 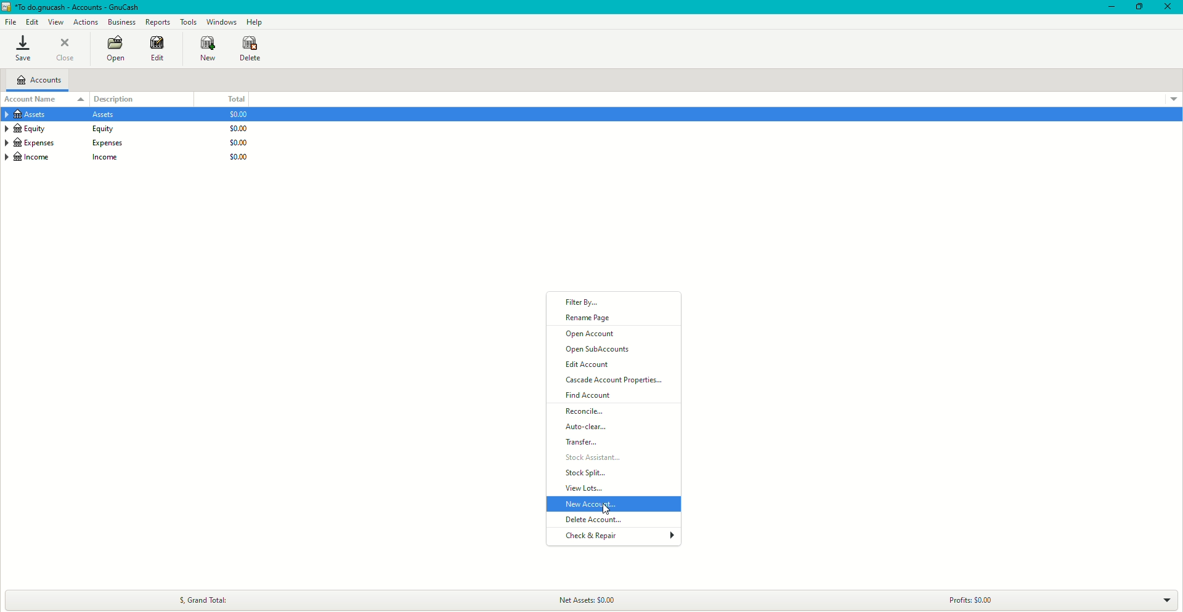 What do you see at coordinates (591, 396) in the screenshot?
I see `Find Account` at bounding box center [591, 396].